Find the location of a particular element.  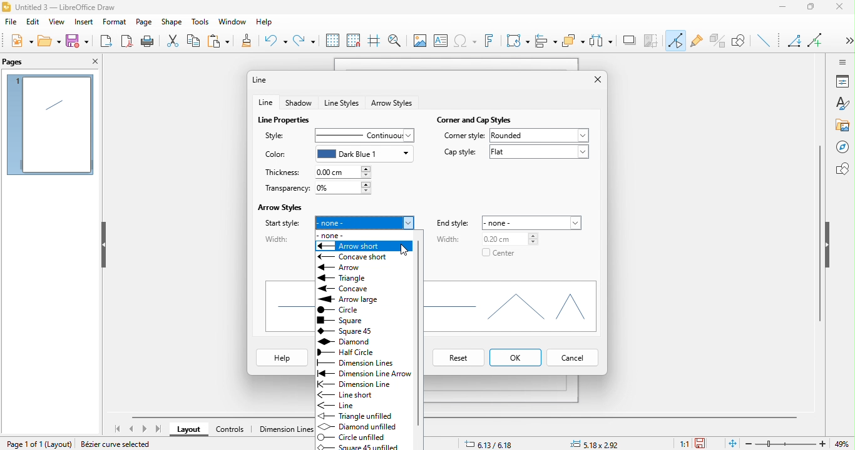

redo is located at coordinates (304, 38).